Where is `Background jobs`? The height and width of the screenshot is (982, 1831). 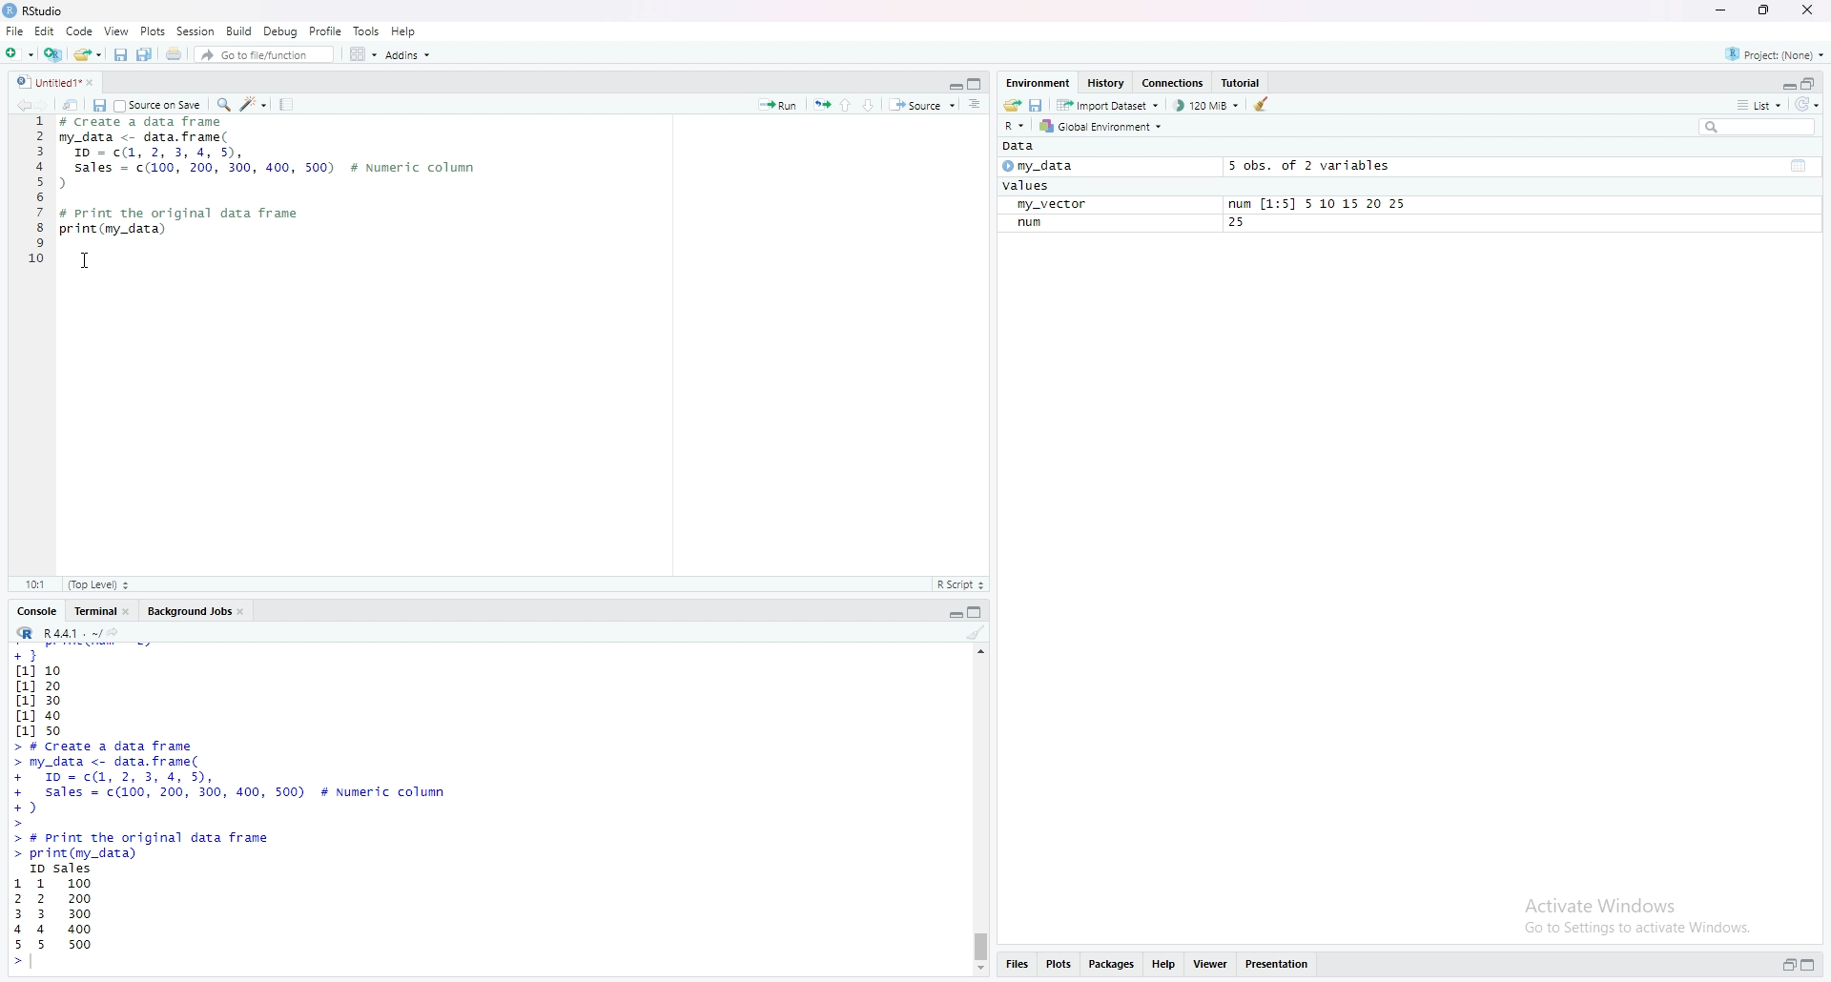
Background jobs is located at coordinates (191, 613).